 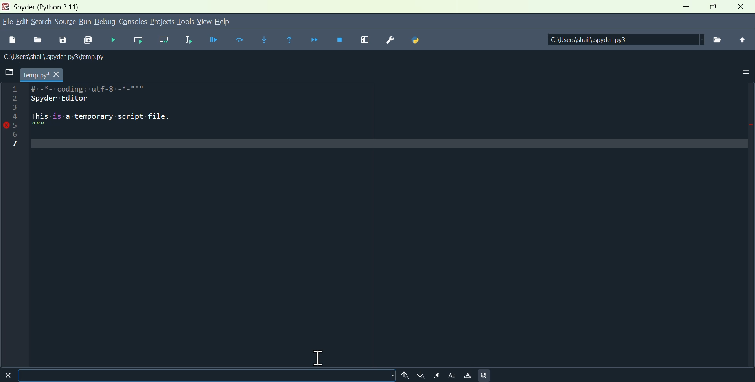 What do you see at coordinates (73, 7) in the screenshot?
I see `Spyder (Python 3.11)` at bounding box center [73, 7].